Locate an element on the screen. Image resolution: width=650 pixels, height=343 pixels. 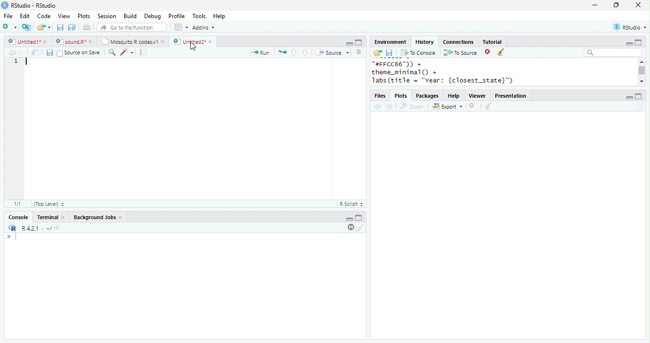
close is located at coordinates (638, 5).